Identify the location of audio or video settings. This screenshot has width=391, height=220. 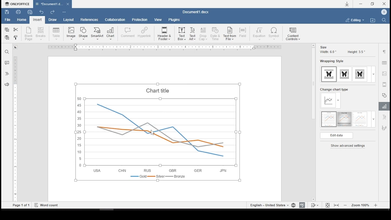
(384, 84).